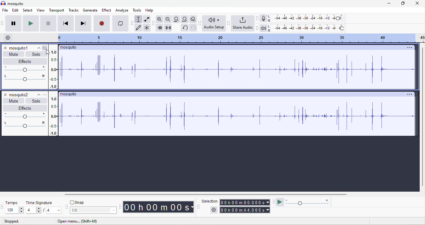  What do you see at coordinates (137, 10) in the screenshot?
I see `tools` at bounding box center [137, 10].